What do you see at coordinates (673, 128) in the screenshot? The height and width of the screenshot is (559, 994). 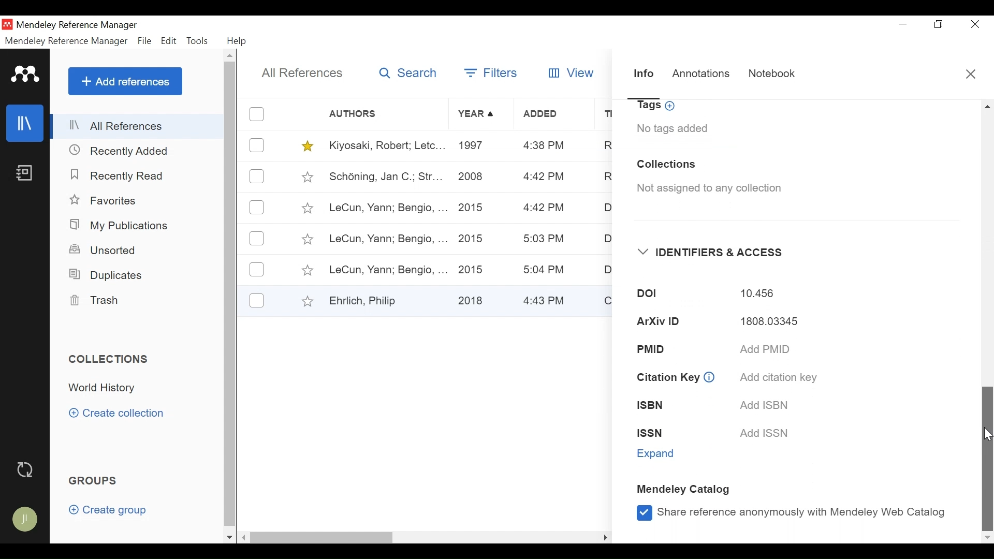 I see `No tags added` at bounding box center [673, 128].